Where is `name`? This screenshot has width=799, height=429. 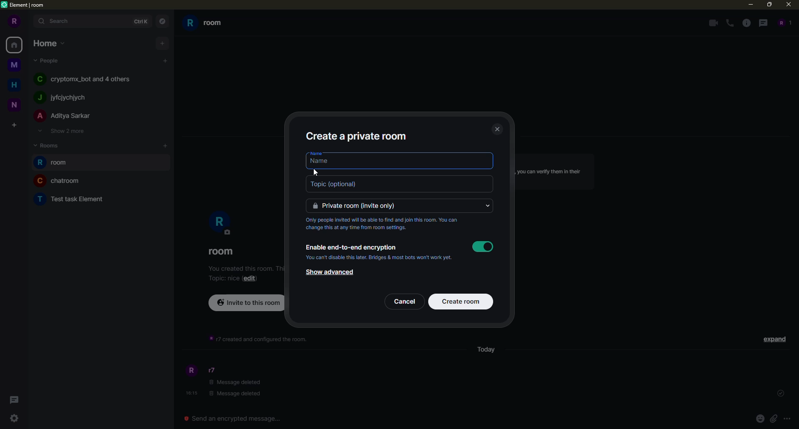 name is located at coordinates (317, 153).